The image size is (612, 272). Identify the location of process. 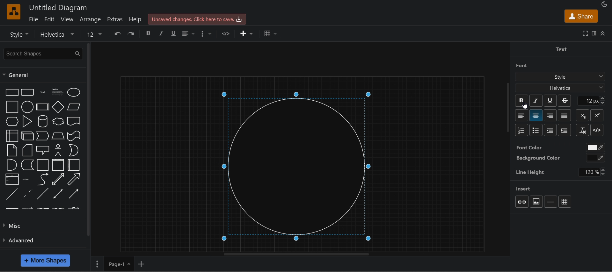
(44, 107).